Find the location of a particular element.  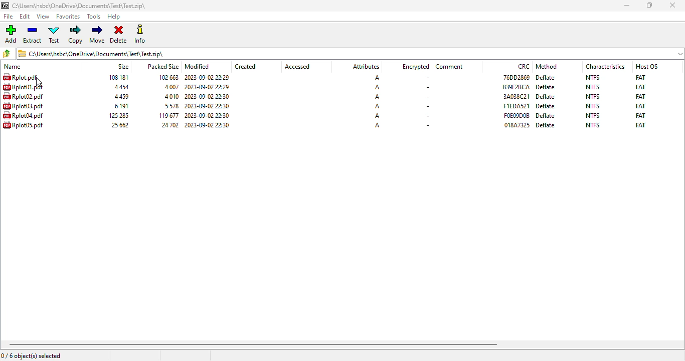

file is located at coordinates (23, 106).